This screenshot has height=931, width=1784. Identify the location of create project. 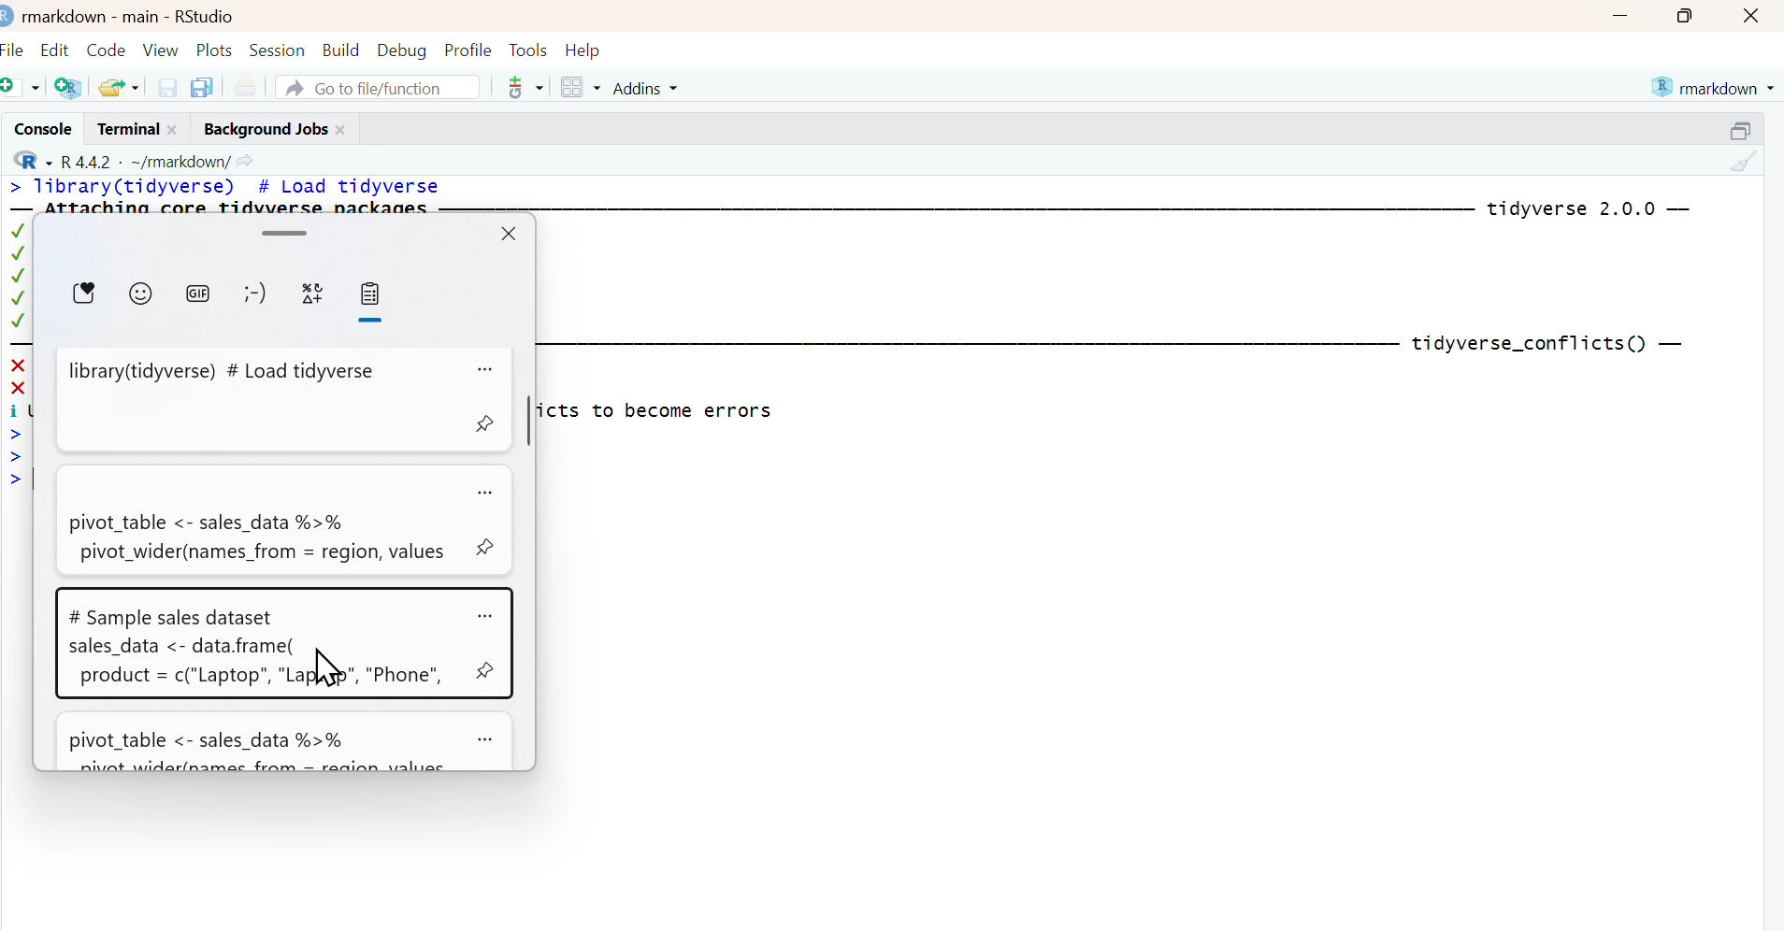
(67, 88).